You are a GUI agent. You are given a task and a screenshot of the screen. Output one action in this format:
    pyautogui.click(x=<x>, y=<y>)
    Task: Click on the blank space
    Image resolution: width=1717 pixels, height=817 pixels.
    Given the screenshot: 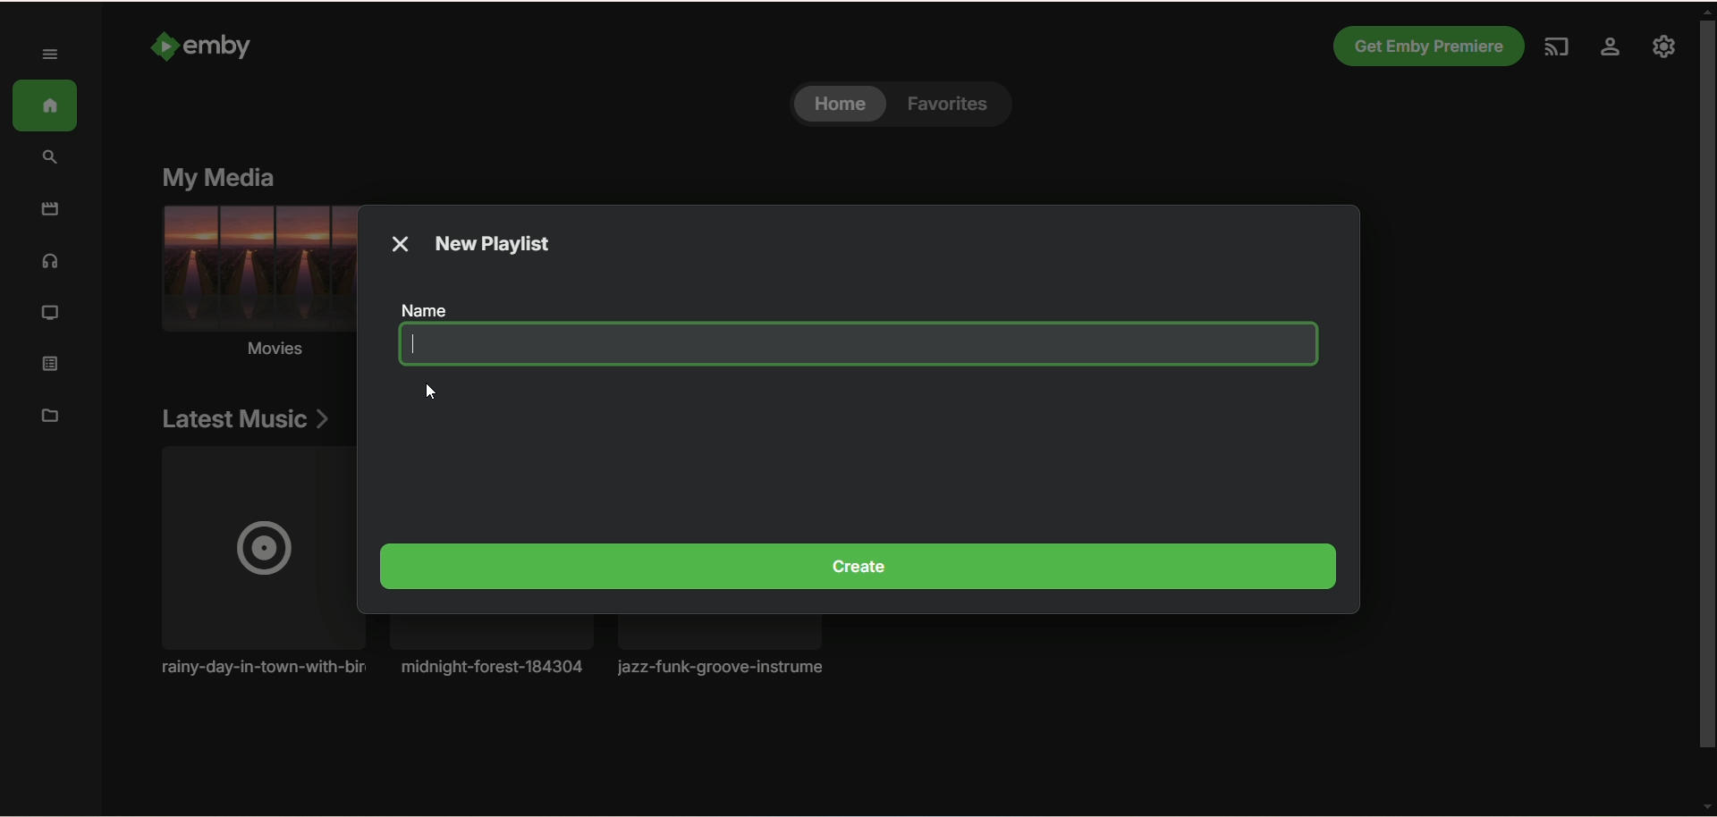 What is the action you would take?
    pyautogui.click(x=859, y=344)
    